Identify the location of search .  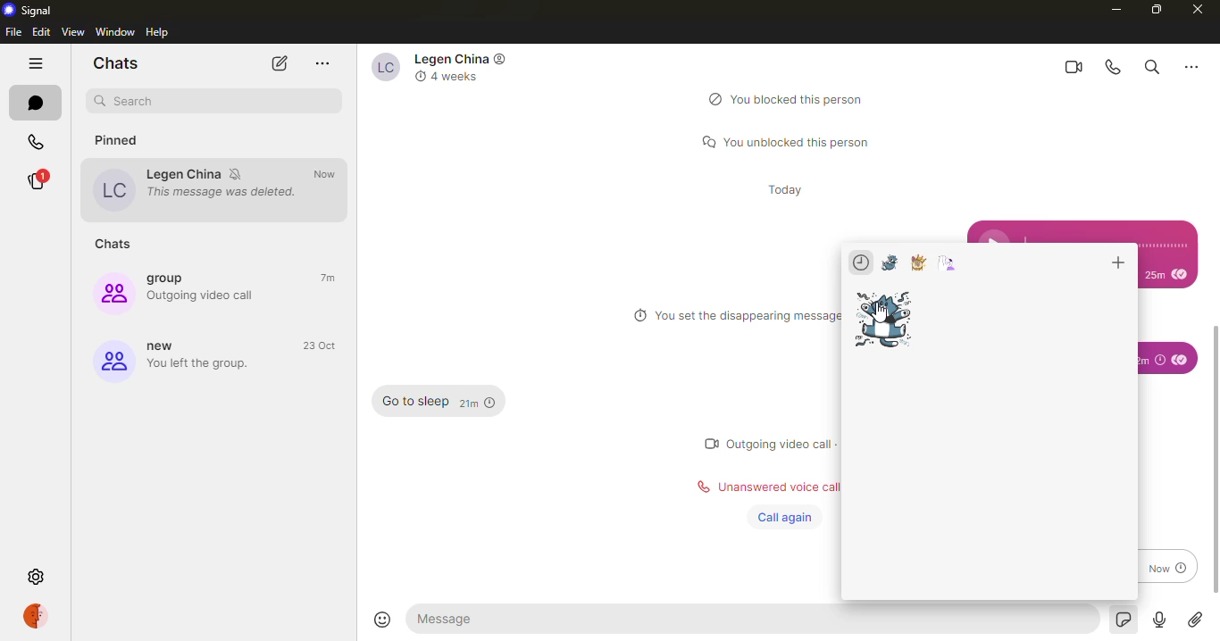
(217, 103).